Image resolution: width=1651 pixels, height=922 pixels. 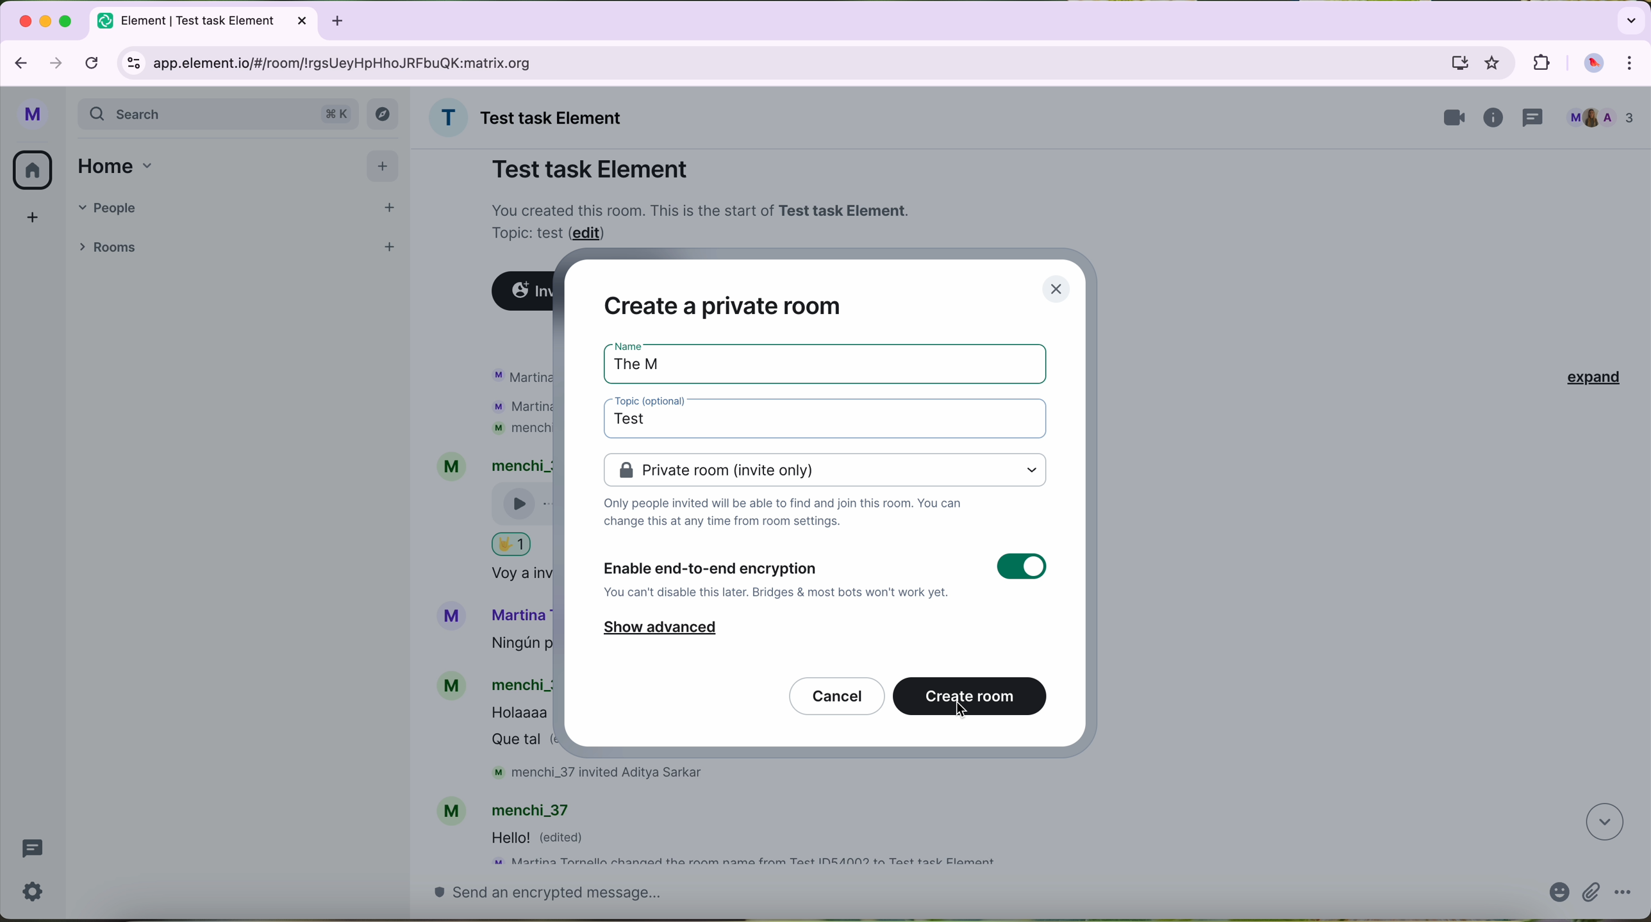 I want to click on name, so click(x=531, y=117).